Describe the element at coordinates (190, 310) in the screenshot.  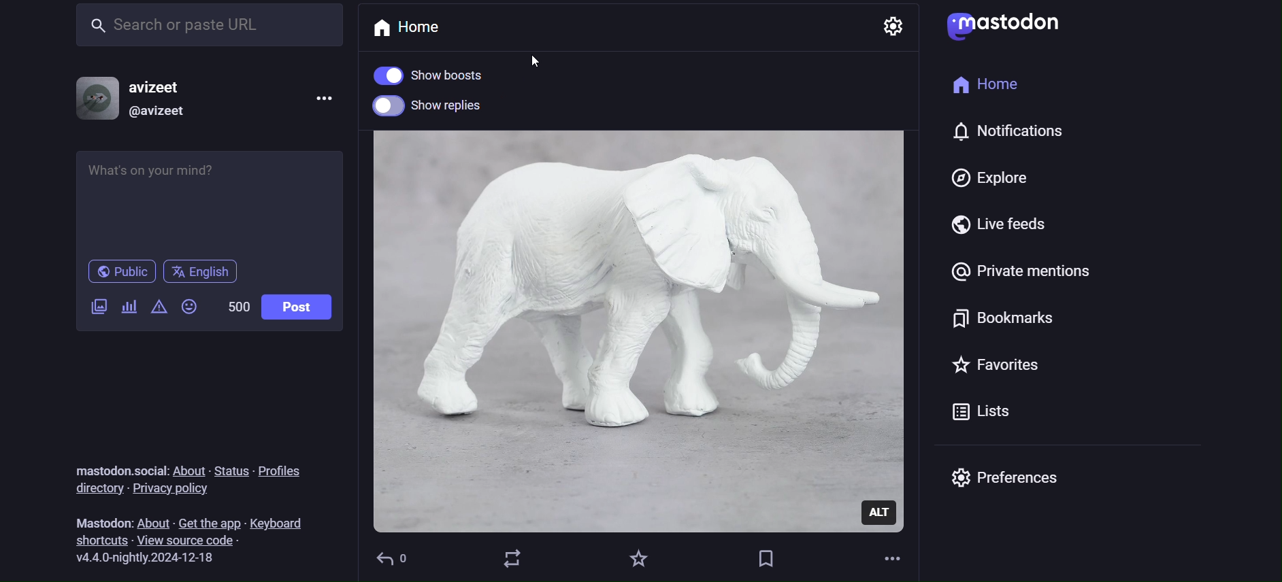
I see `add emoji` at that location.